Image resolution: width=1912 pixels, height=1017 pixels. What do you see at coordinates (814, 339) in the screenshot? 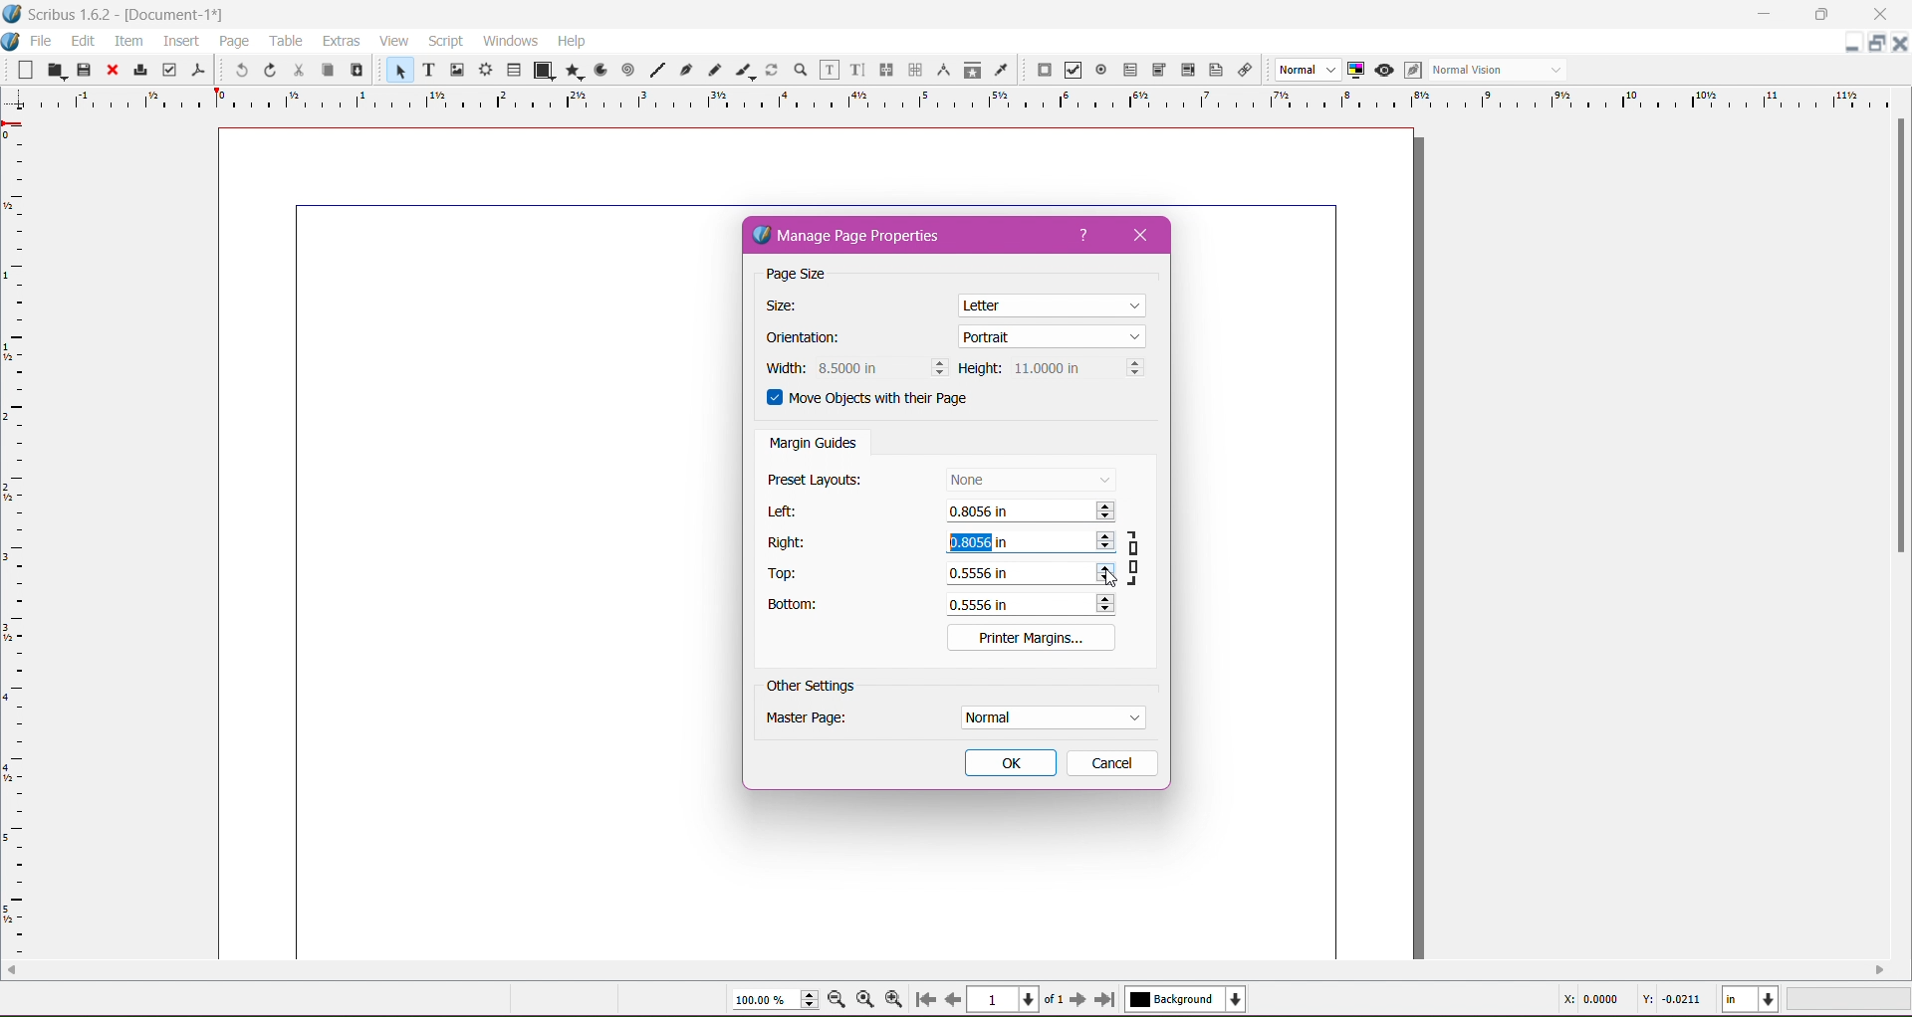
I see `Orientation` at bounding box center [814, 339].